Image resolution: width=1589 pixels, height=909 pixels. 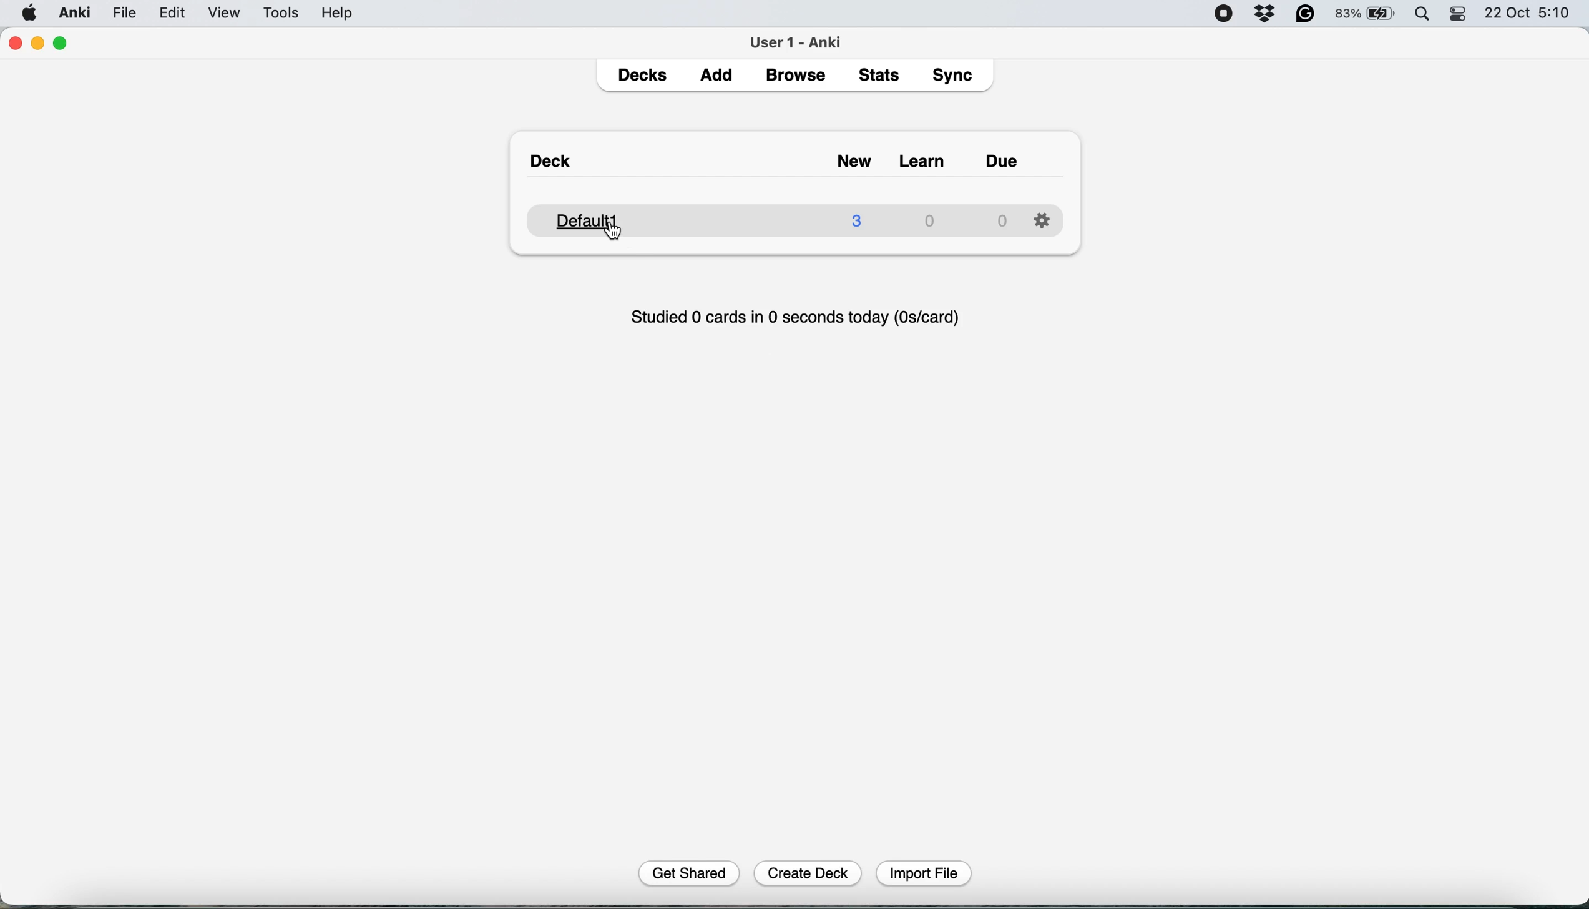 What do you see at coordinates (645, 76) in the screenshot?
I see `decks` at bounding box center [645, 76].